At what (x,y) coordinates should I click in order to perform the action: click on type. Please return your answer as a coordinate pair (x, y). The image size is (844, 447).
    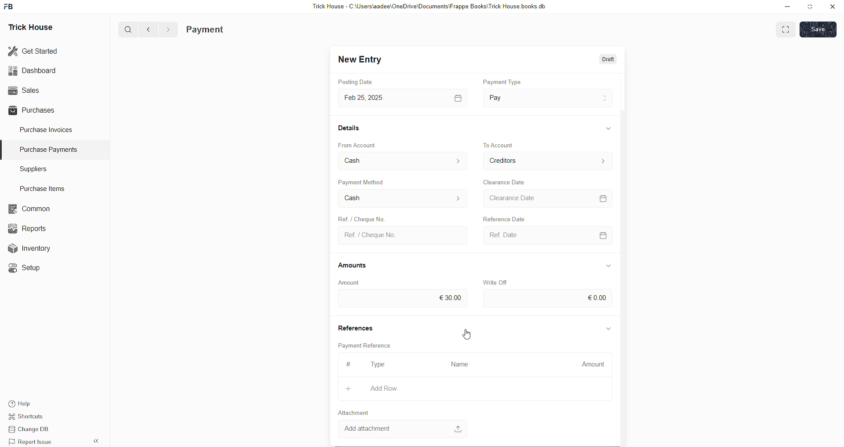
    Looking at the image, I should click on (374, 364).